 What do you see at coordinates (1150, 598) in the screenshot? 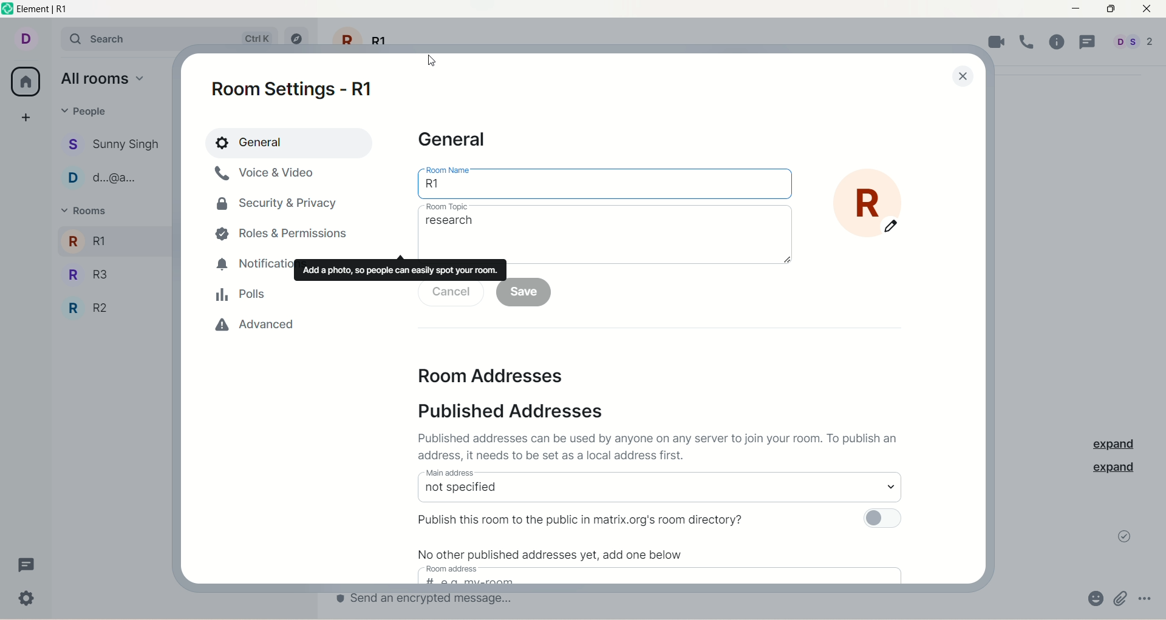
I see `options` at bounding box center [1150, 598].